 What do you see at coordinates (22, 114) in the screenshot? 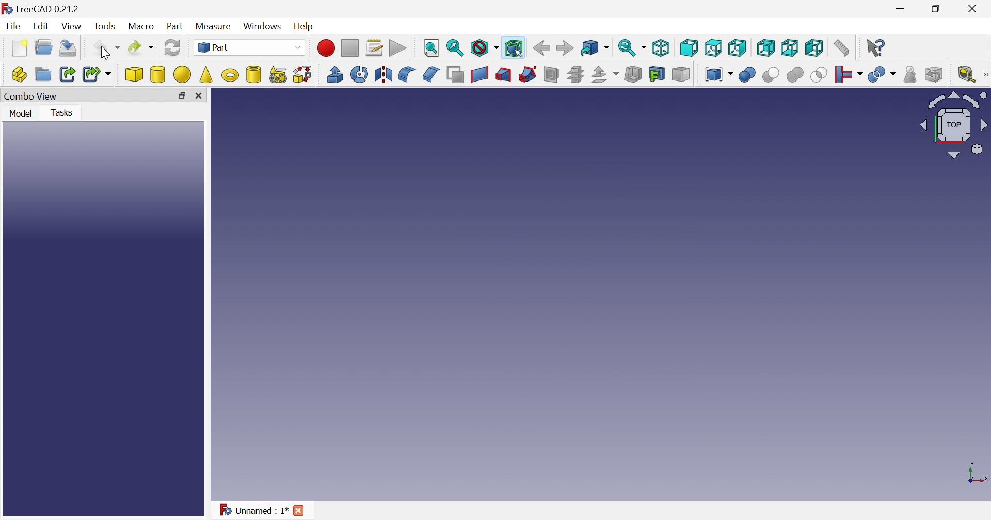
I see `Model` at bounding box center [22, 114].